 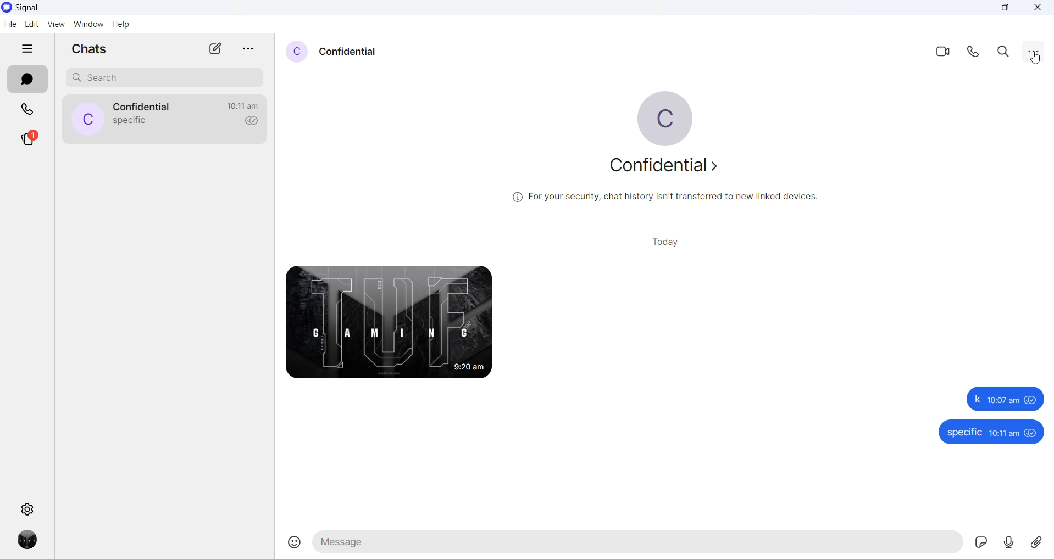 What do you see at coordinates (665, 196) in the screenshot?
I see `security related text` at bounding box center [665, 196].